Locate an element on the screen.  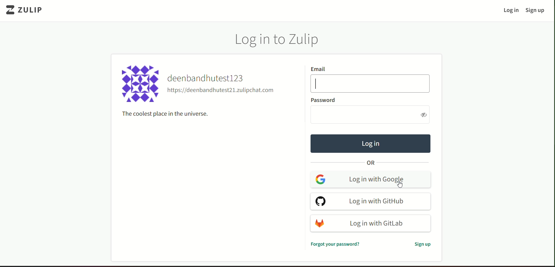
textbox is located at coordinates (370, 83).